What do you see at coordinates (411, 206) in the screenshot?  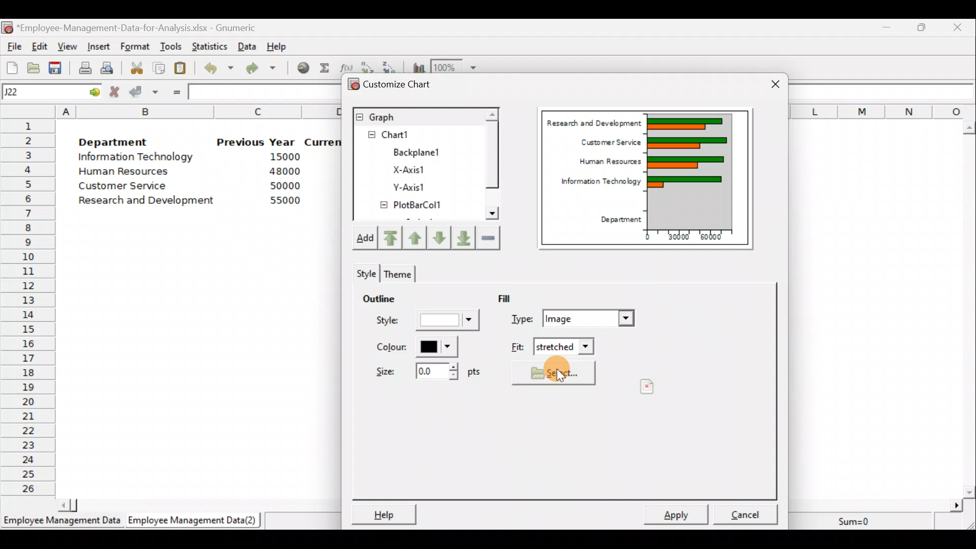 I see `PlotBarCol1` at bounding box center [411, 206].